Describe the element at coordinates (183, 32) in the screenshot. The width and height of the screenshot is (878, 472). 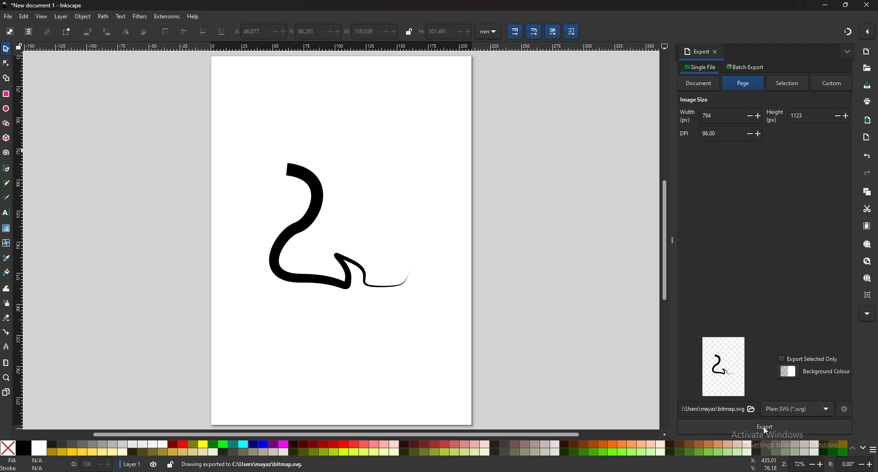
I see `raise selection one step` at that location.